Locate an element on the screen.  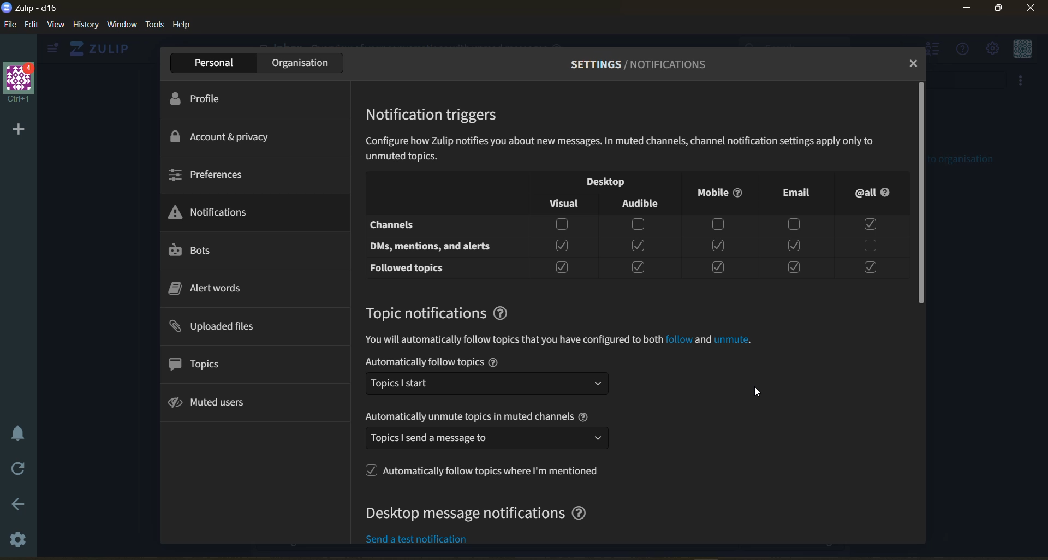
personal menu is located at coordinates (1022, 49).